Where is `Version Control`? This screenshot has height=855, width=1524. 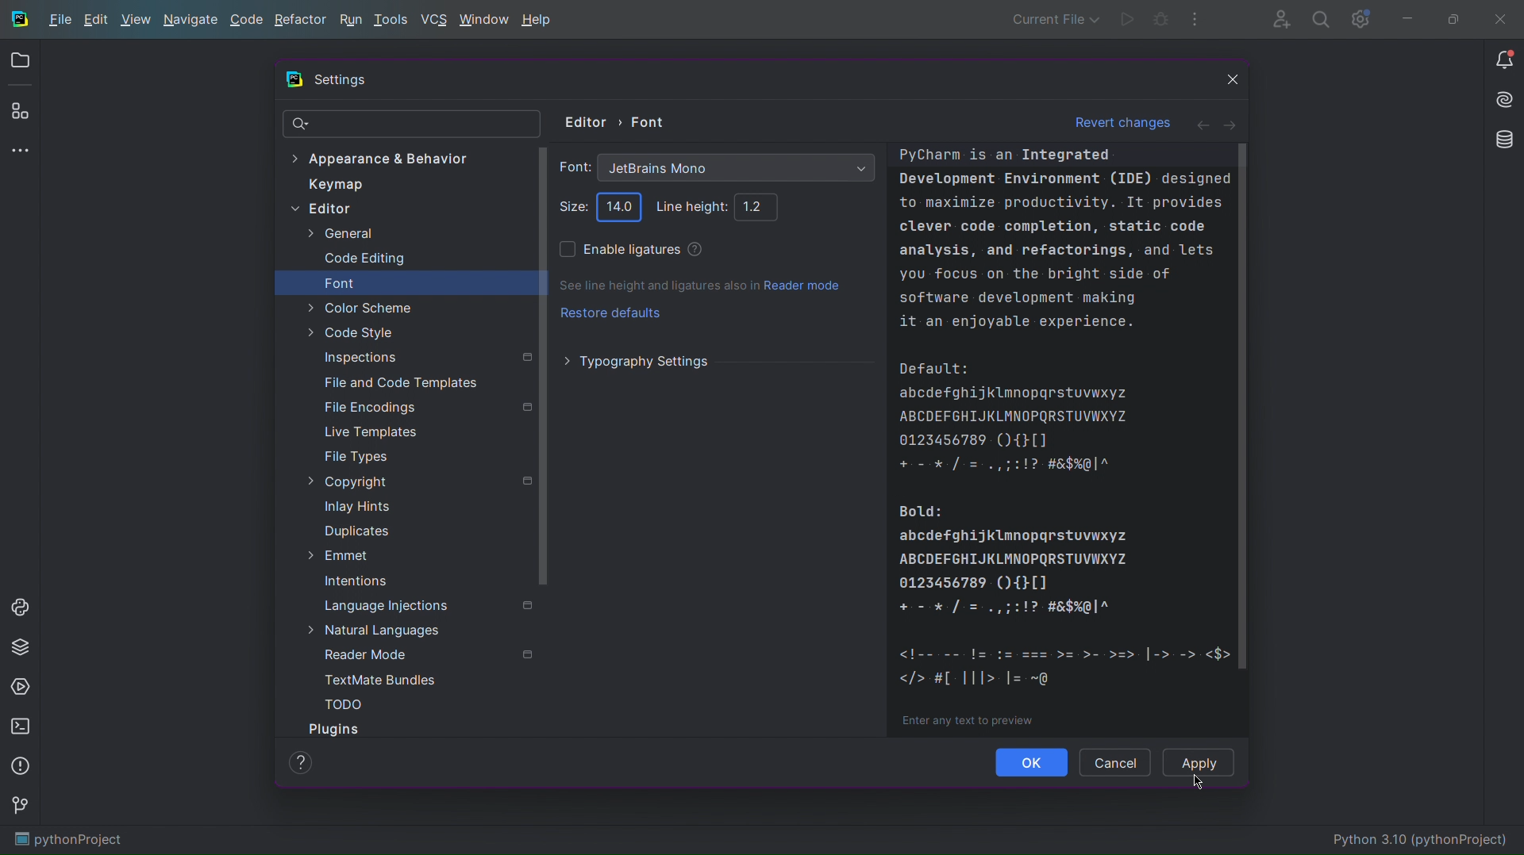
Version Control is located at coordinates (23, 809).